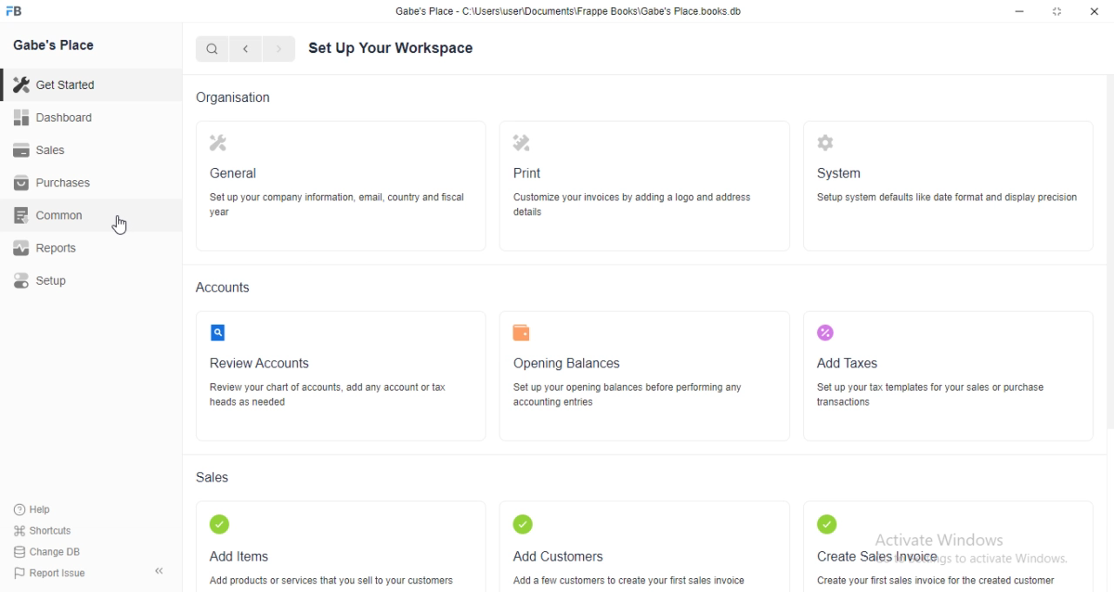  Describe the element at coordinates (849, 346) in the screenshot. I see `‘Add Taxes` at that location.